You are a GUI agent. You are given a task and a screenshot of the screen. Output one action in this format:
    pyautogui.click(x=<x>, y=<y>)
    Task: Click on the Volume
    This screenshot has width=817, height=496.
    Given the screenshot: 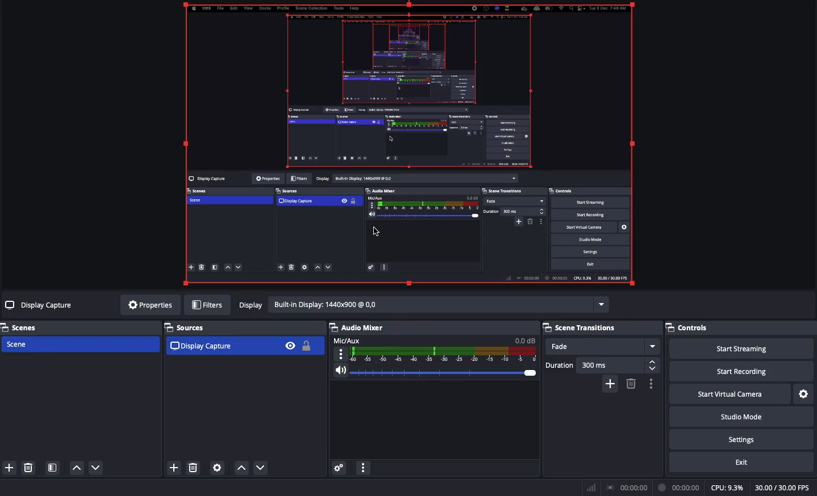 What is the action you would take?
    pyautogui.click(x=436, y=371)
    